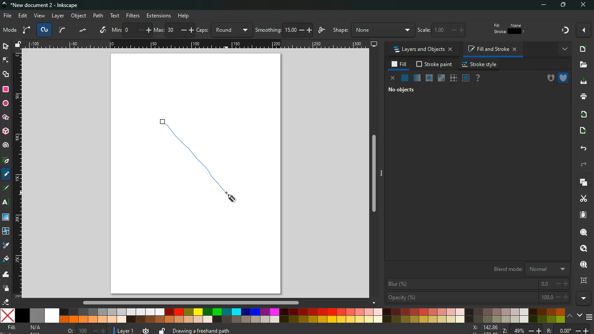 The width and height of the screenshot is (594, 334). Describe the element at coordinates (7, 47) in the screenshot. I see `select` at that location.